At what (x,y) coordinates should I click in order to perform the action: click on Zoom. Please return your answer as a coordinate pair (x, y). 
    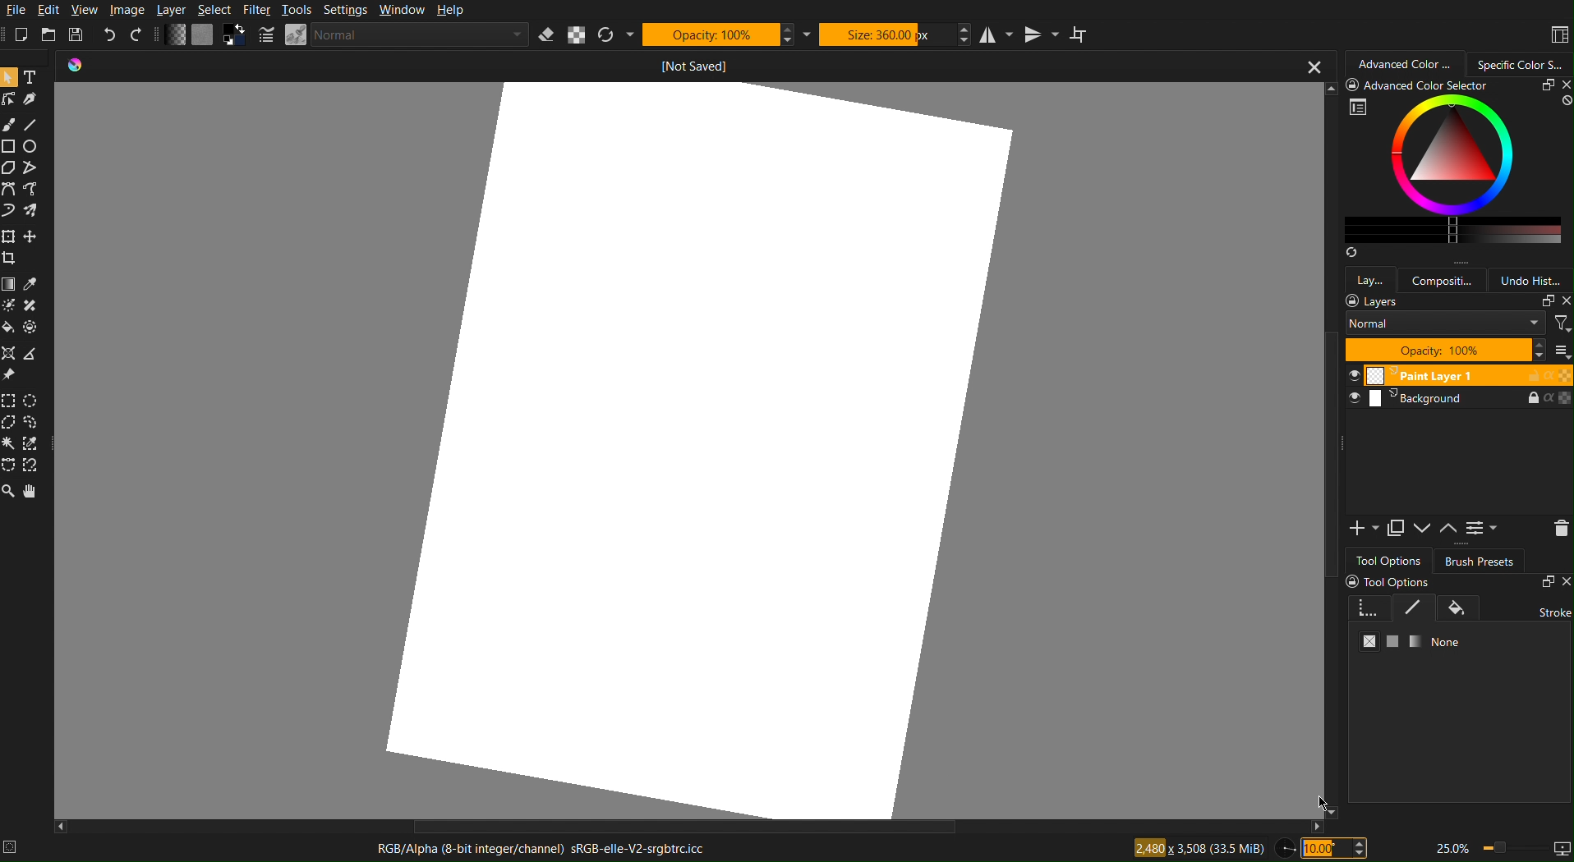
    Looking at the image, I should click on (1501, 848).